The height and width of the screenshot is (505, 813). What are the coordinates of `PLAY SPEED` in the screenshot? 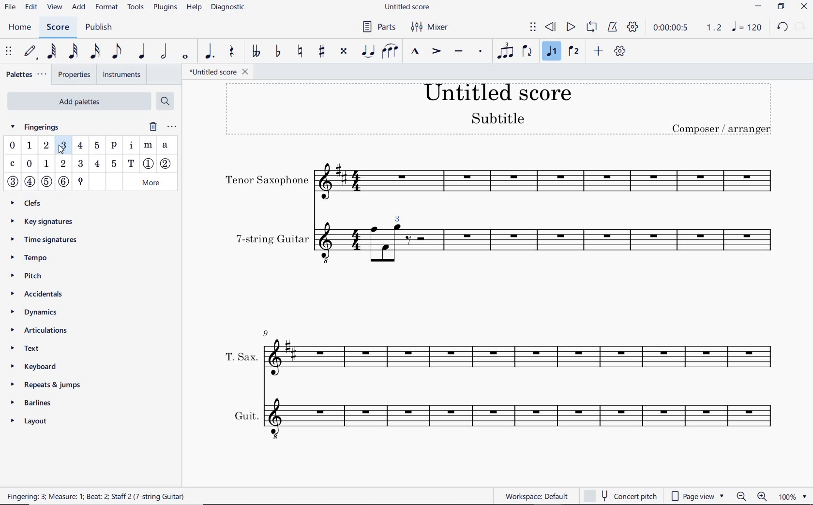 It's located at (687, 28).